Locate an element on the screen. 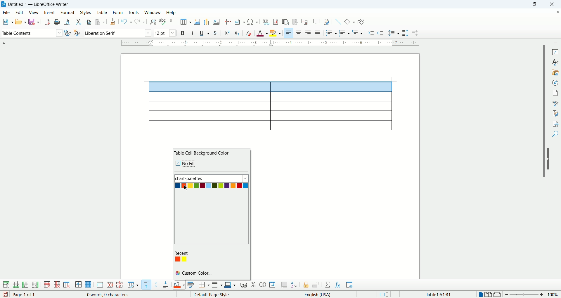 This screenshot has width=561, height=298. word count is located at coordinates (108, 295).